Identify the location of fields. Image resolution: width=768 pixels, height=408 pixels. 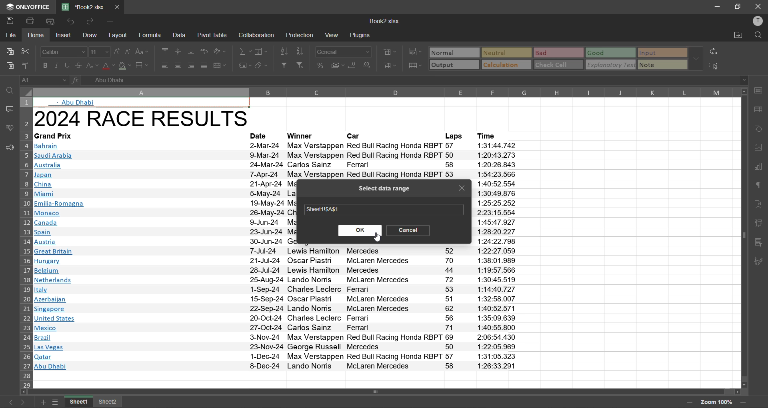
(261, 52).